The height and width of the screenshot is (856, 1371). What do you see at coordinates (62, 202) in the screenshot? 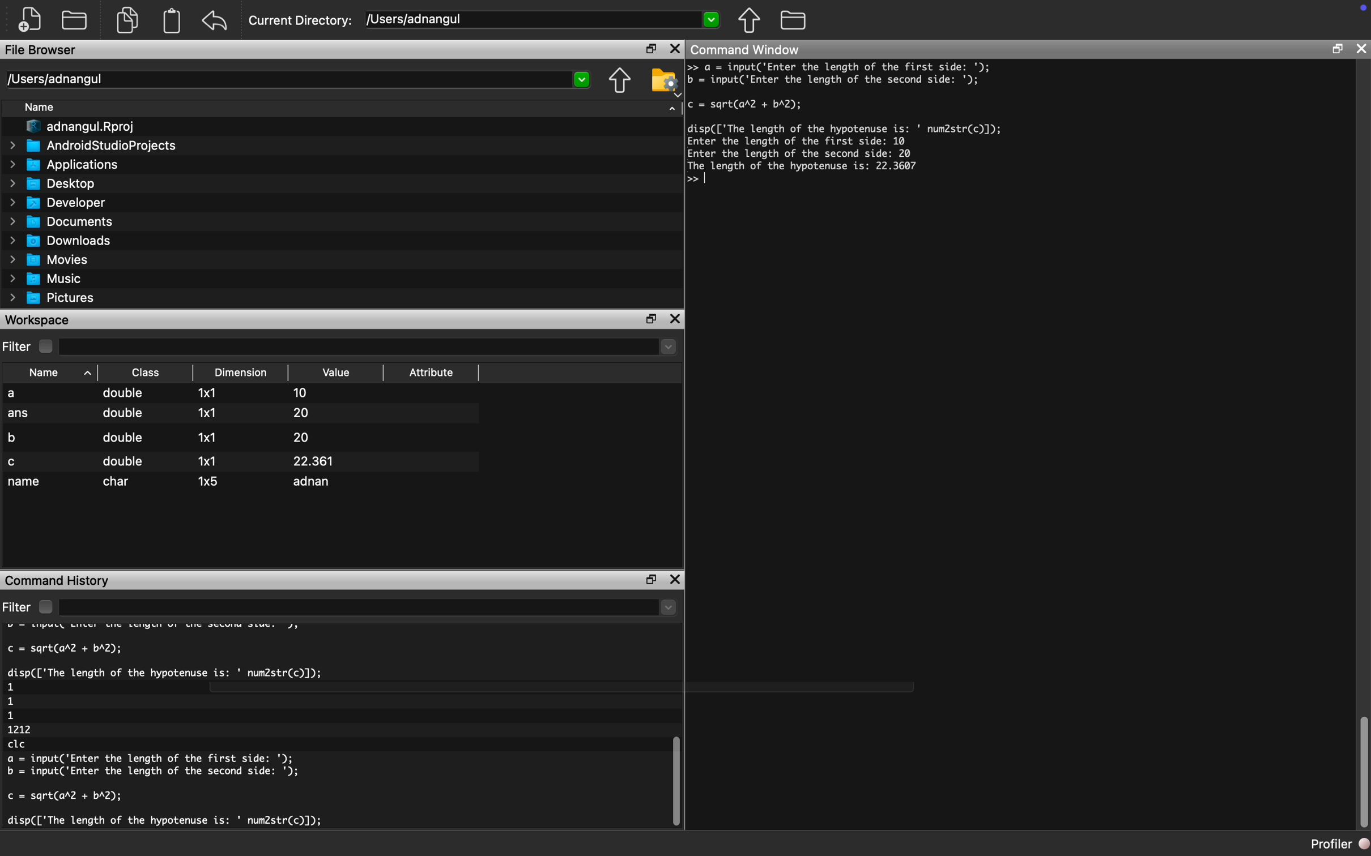
I see `Developer` at bounding box center [62, 202].